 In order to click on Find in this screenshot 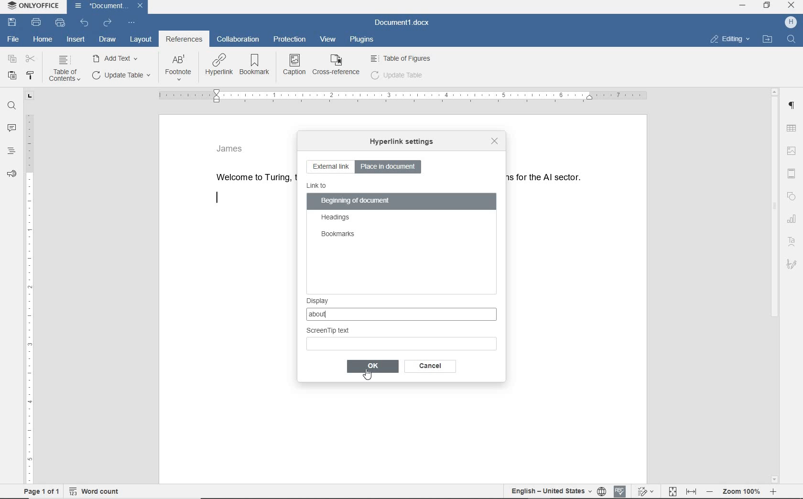, I will do `click(793, 39)`.